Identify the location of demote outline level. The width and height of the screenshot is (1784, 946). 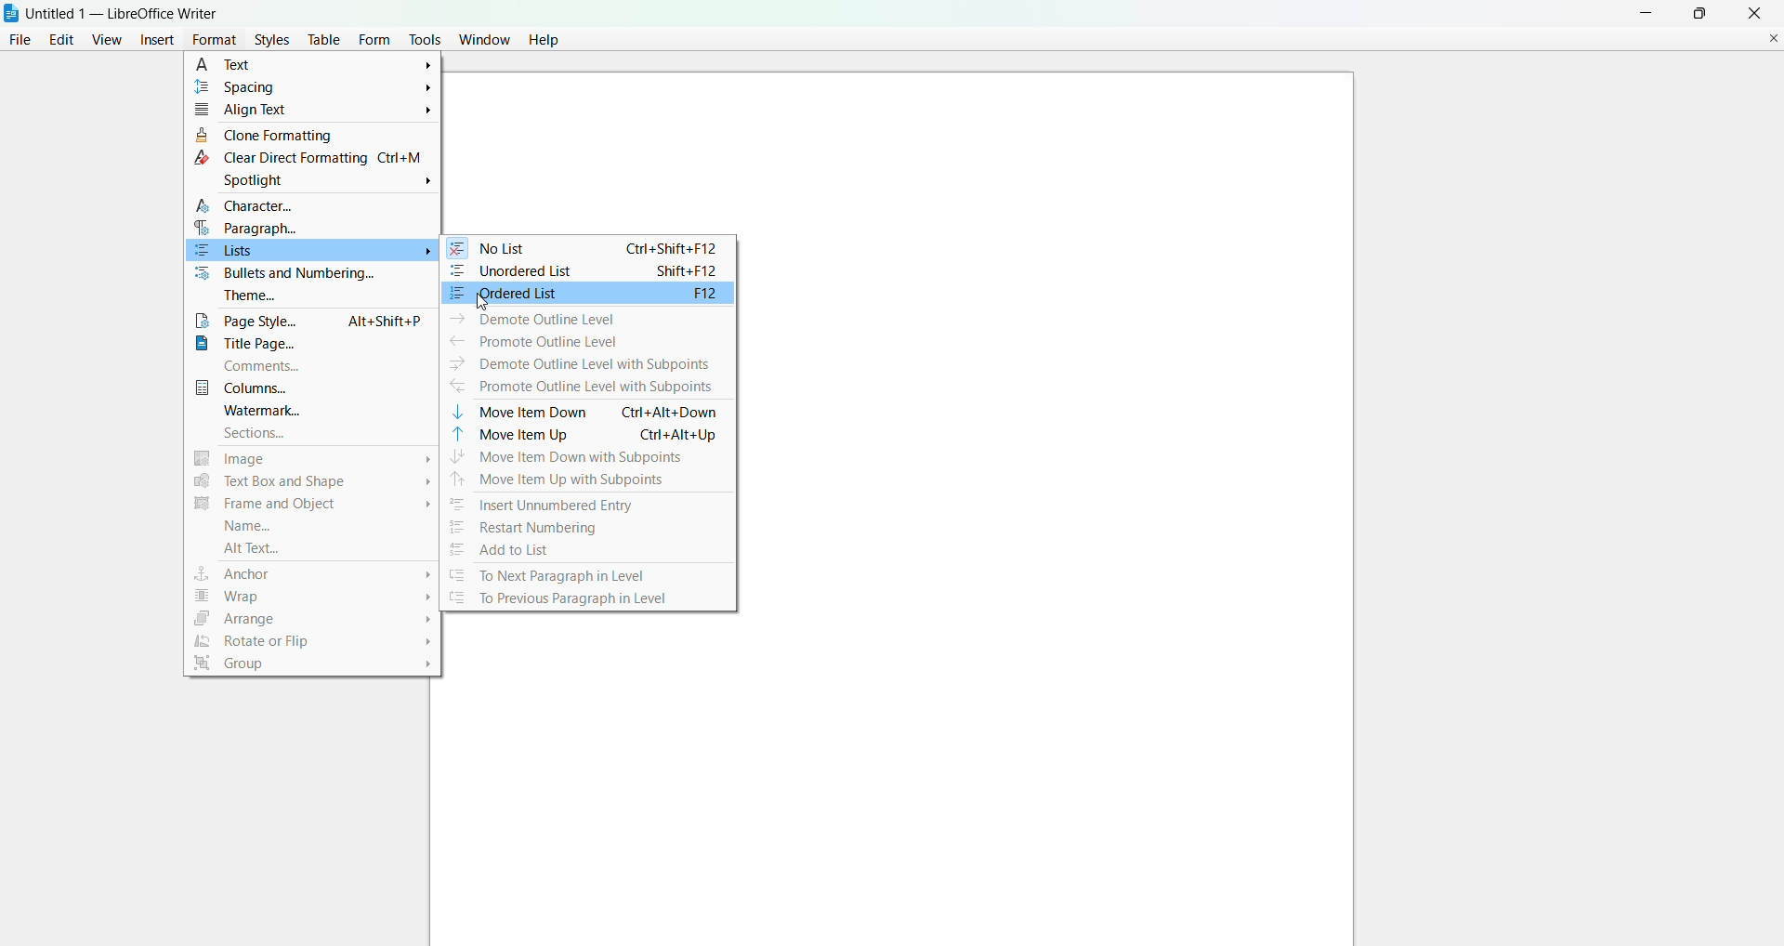
(547, 319).